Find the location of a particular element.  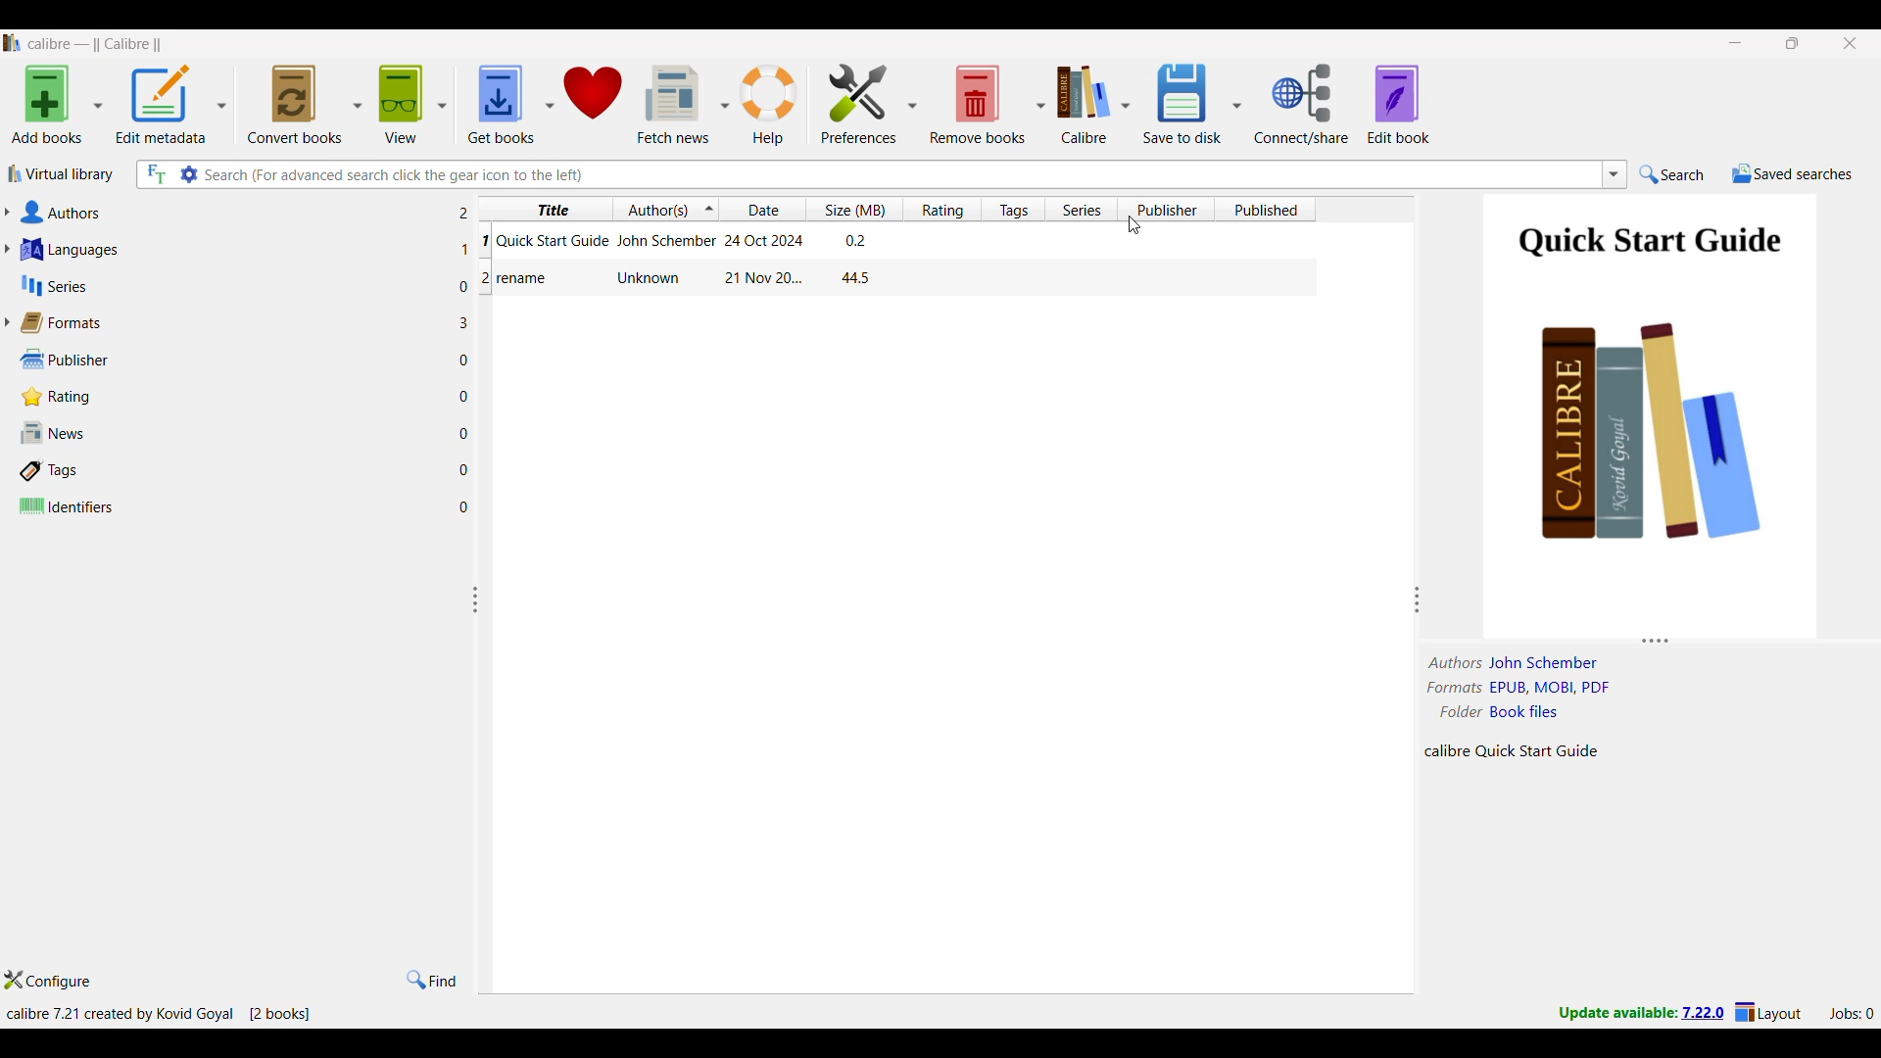

Edit book is located at coordinates (1398, 104).